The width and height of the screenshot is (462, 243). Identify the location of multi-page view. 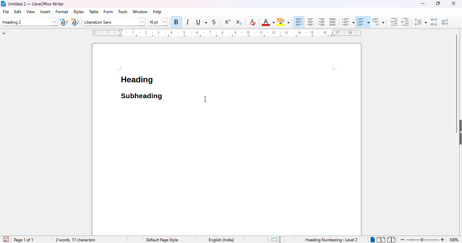
(382, 240).